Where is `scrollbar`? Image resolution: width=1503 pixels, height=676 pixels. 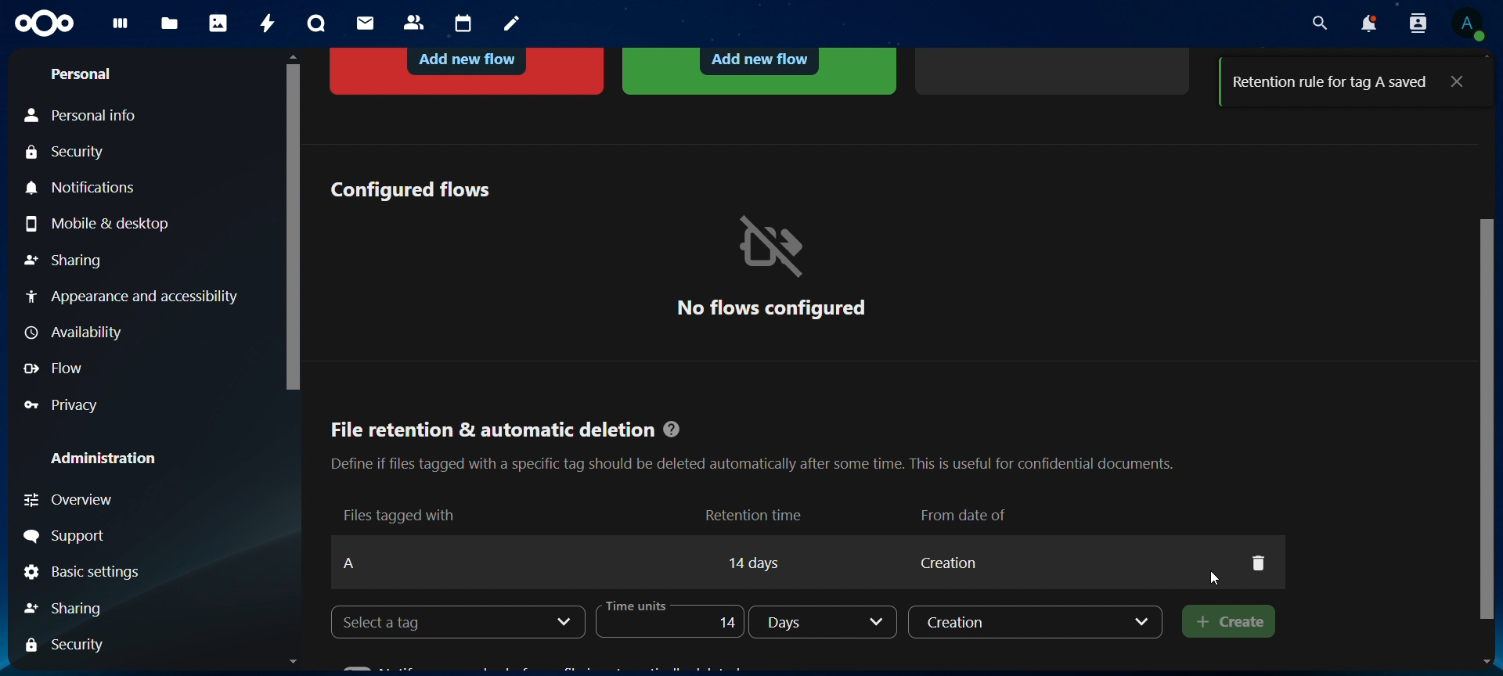
scrollbar is located at coordinates (290, 223).